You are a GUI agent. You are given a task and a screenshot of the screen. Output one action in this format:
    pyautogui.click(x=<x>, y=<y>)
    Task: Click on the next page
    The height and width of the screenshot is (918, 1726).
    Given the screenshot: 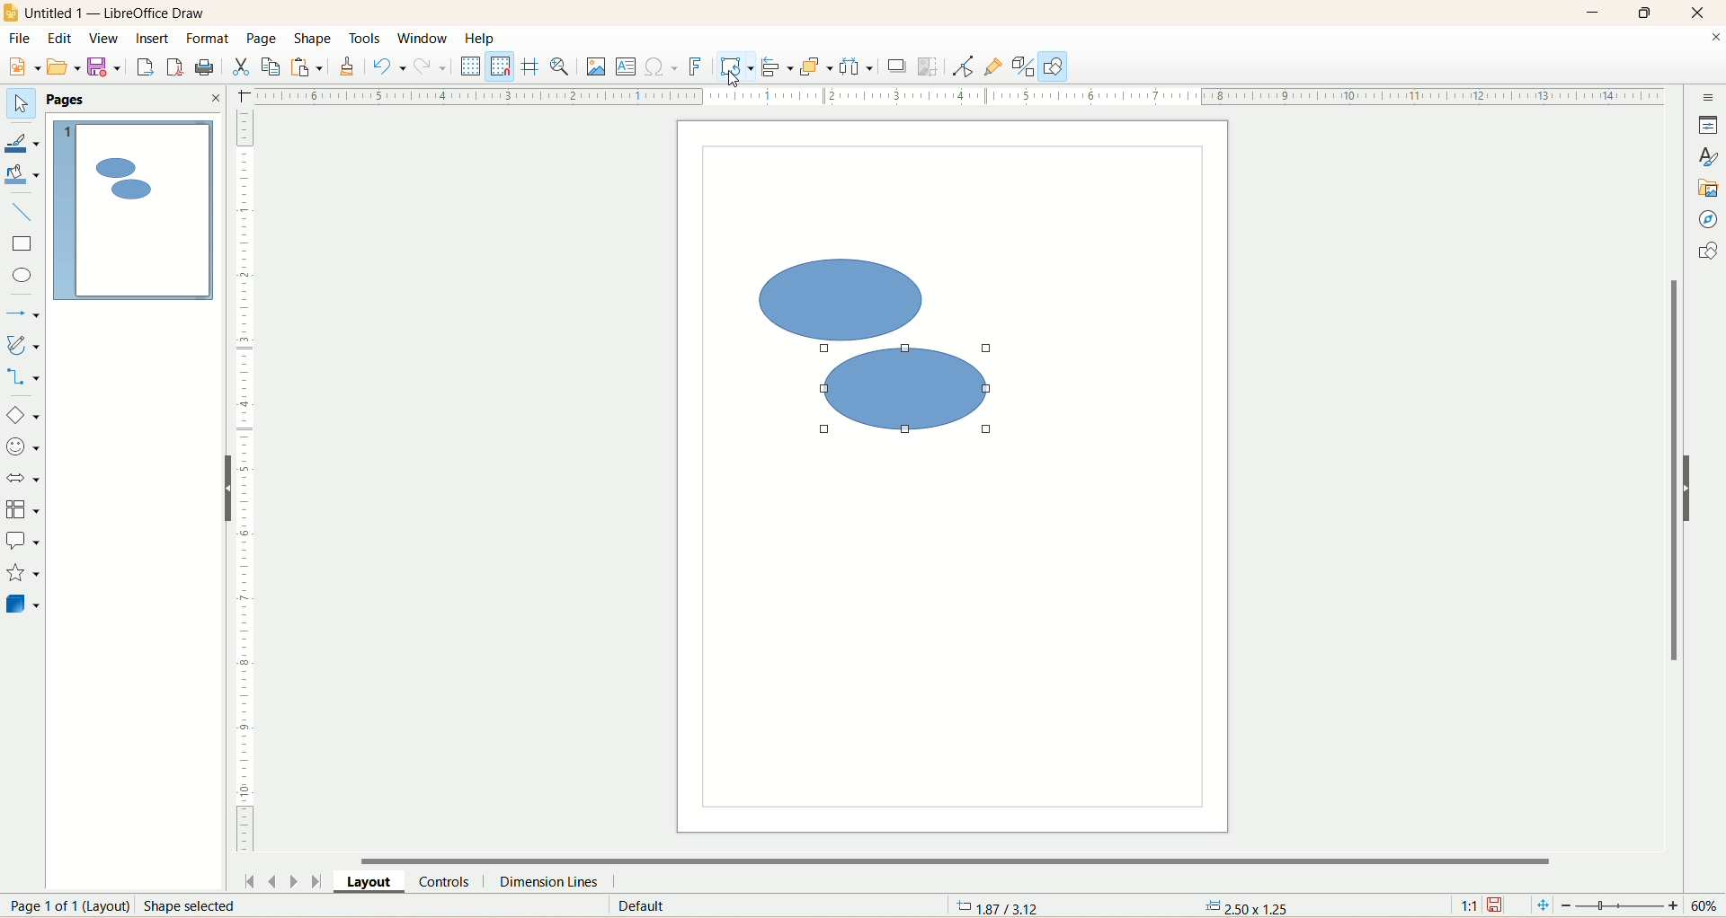 What is the action you would take?
    pyautogui.click(x=296, y=881)
    